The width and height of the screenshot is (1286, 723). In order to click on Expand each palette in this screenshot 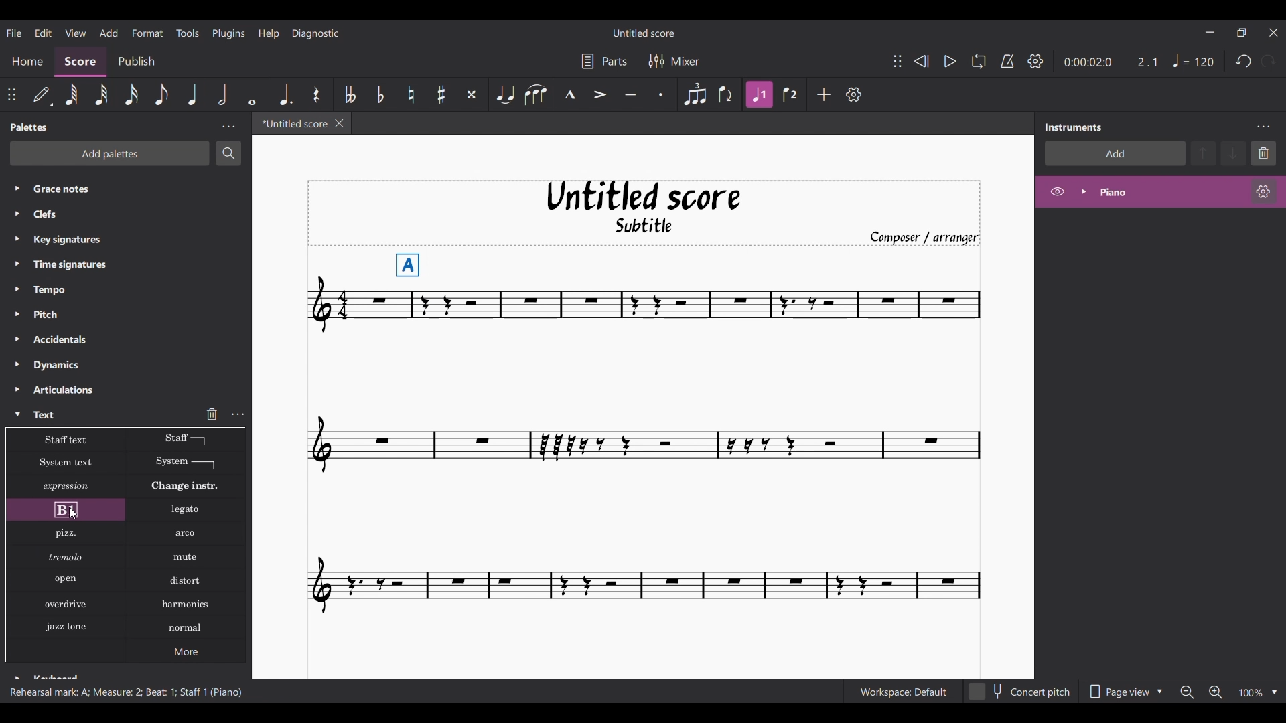, I will do `click(17, 351)`.